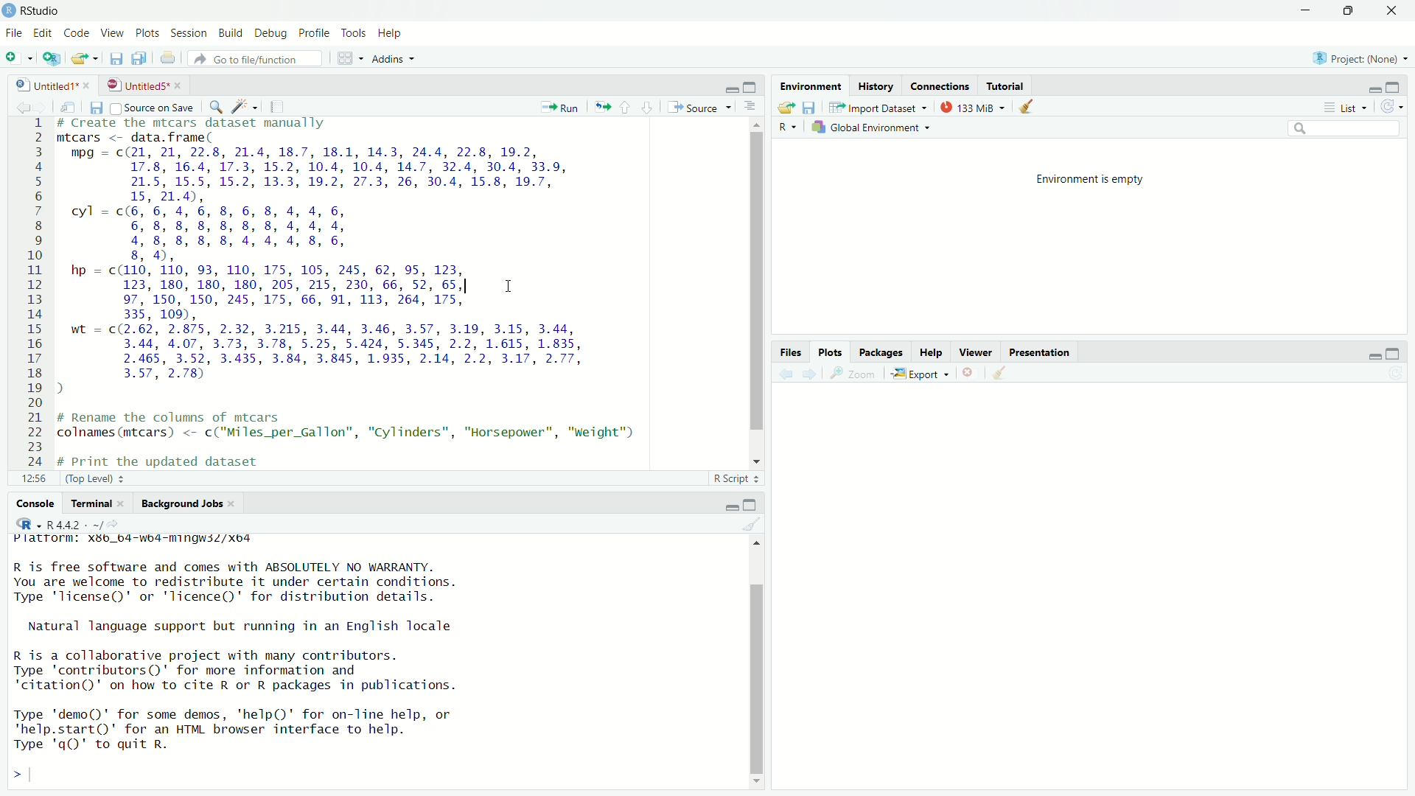 Image resolution: width=1415 pixels, height=796 pixels. What do you see at coordinates (83, 477) in the screenshot?
I see `26:1 (Top Level) =` at bounding box center [83, 477].